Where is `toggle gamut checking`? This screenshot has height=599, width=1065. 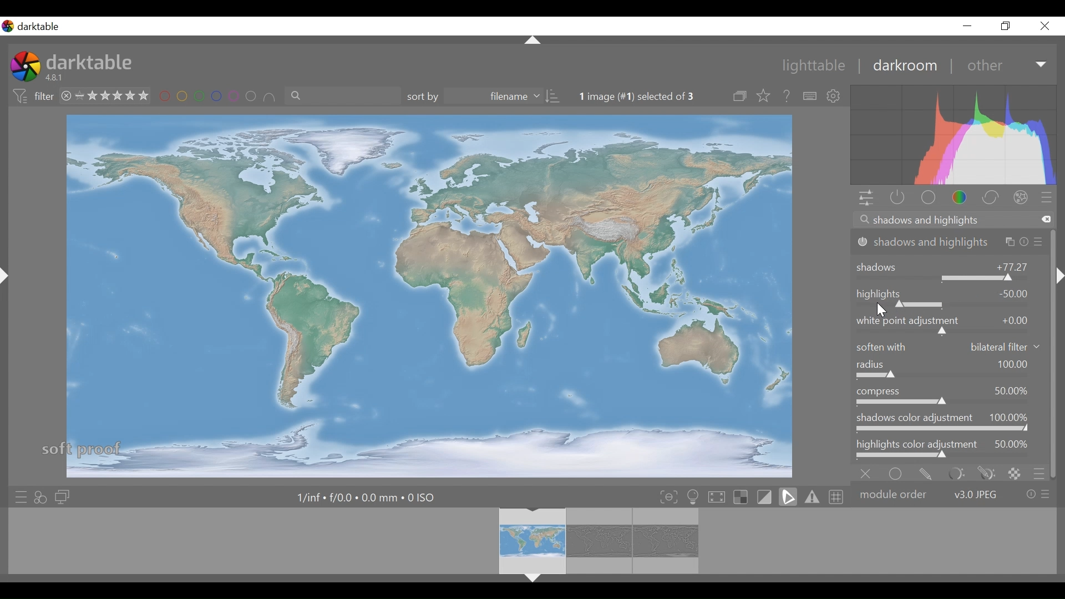 toggle gamut checking is located at coordinates (811, 497).